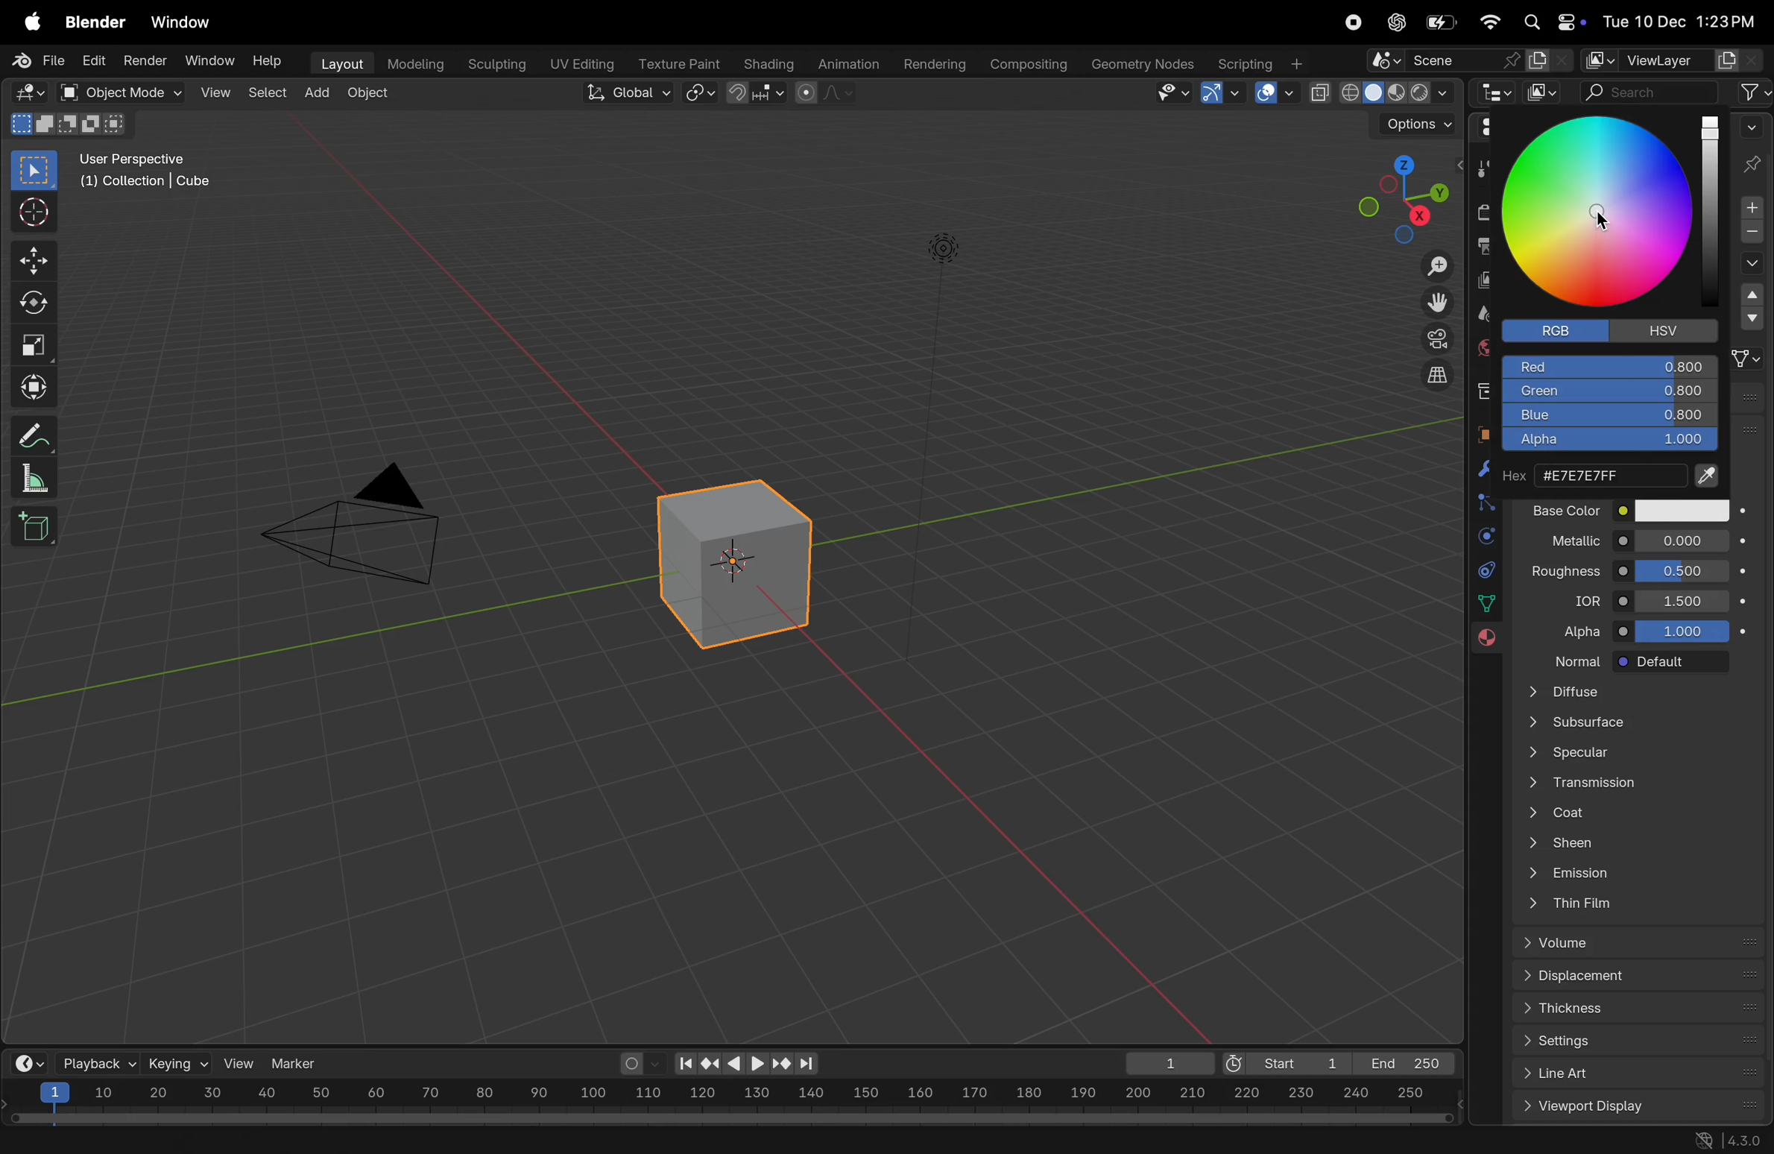 The image size is (1774, 1154). Describe the element at coordinates (31, 303) in the screenshot. I see `rotate` at that location.